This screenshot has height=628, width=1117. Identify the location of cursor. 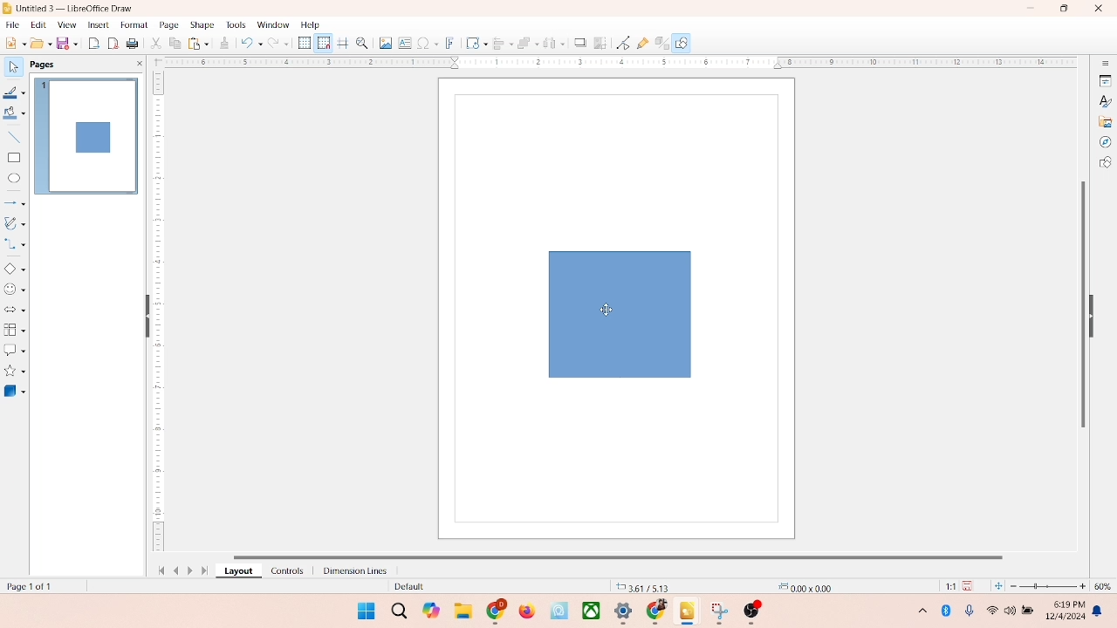
(607, 309).